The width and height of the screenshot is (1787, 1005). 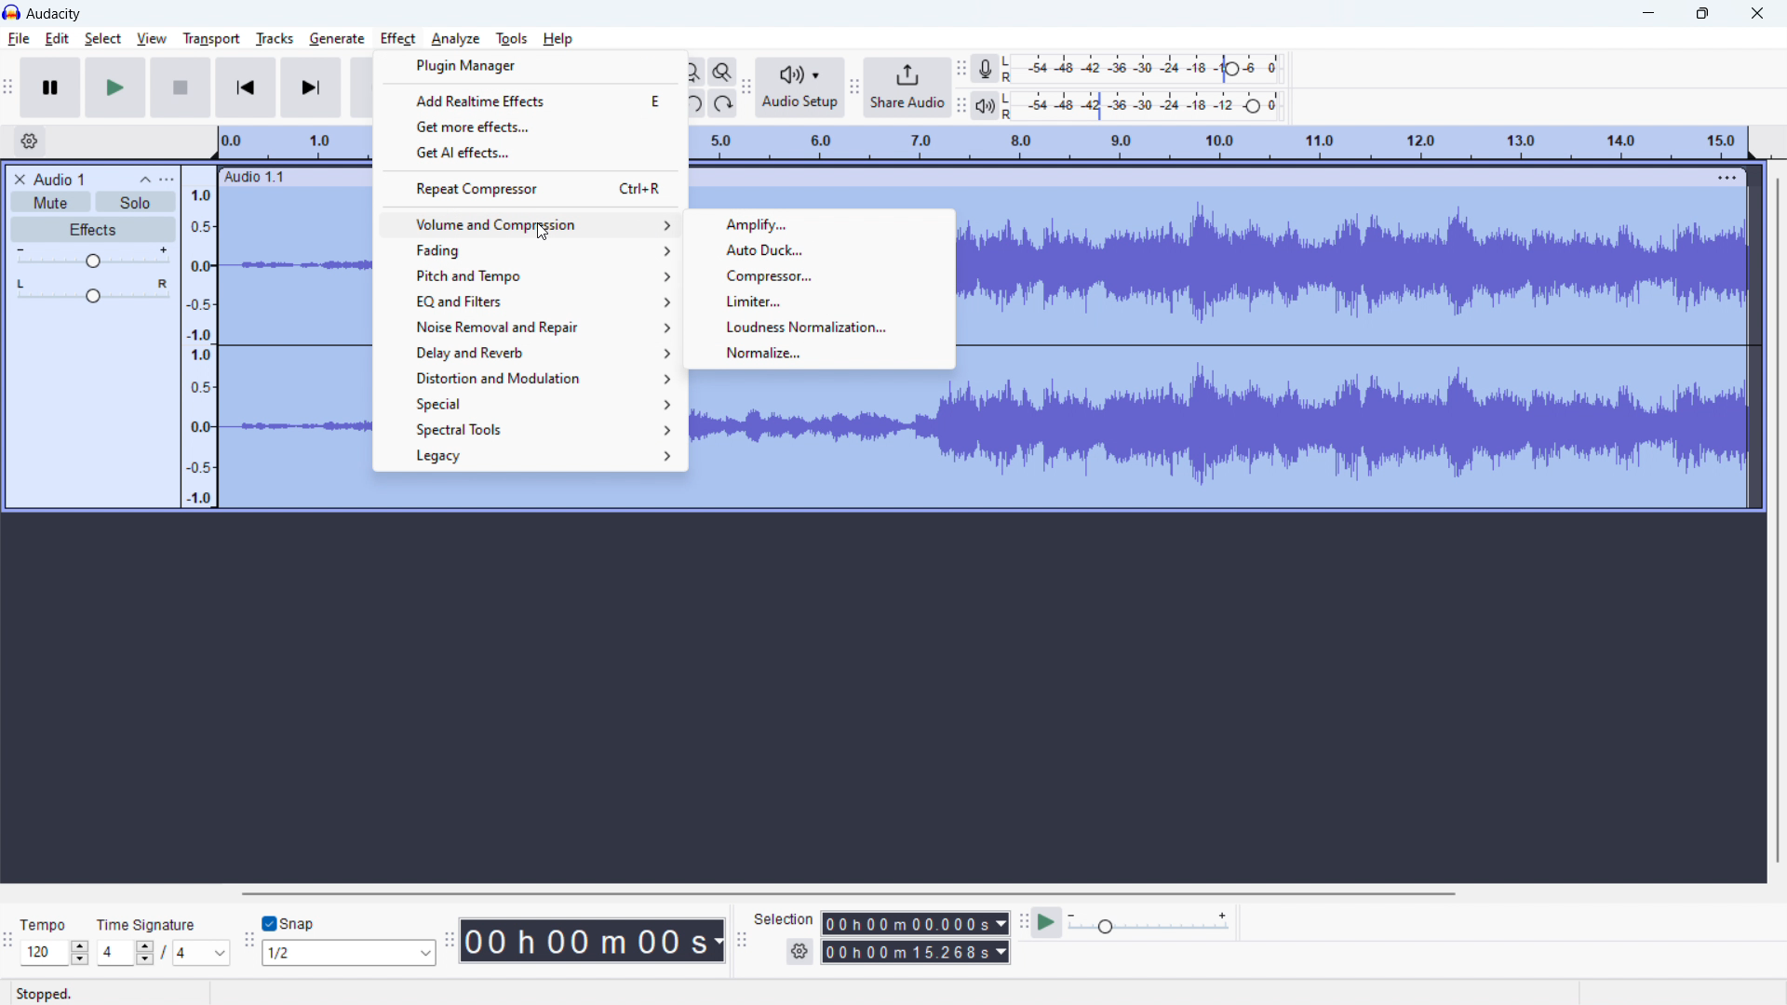 I want to click on skip to start, so click(x=246, y=87).